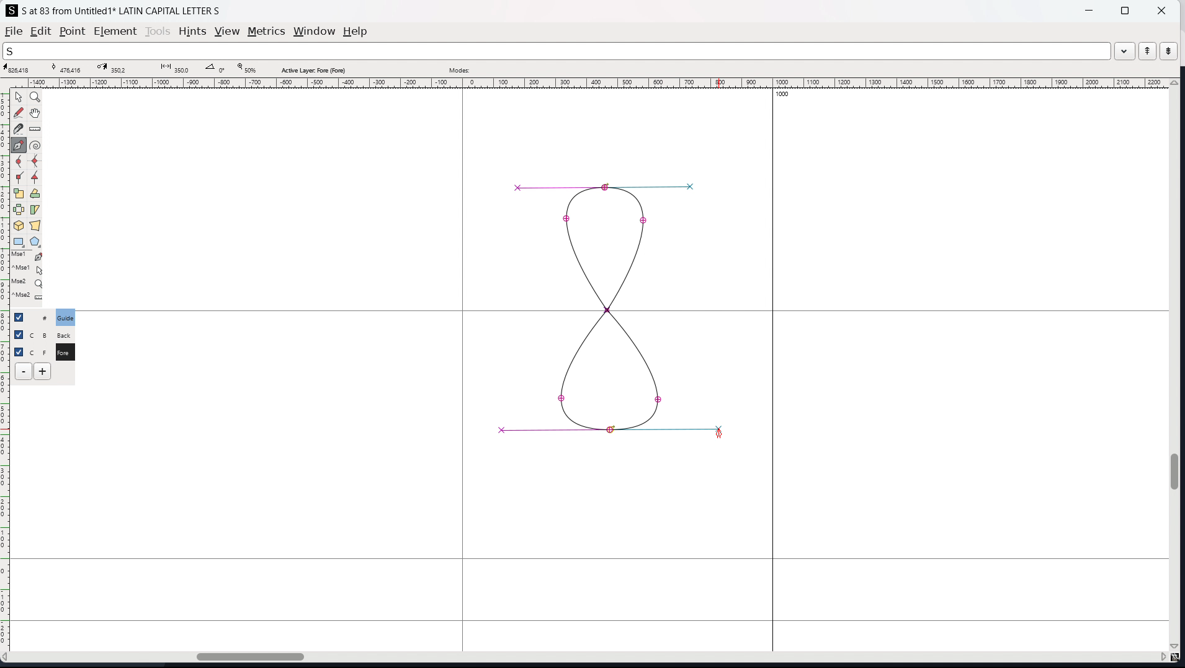 The width and height of the screenshot is (1185, 668). Describe the element at coordinates (18, 333) in the screenshot. I see `checkbox` at that location.